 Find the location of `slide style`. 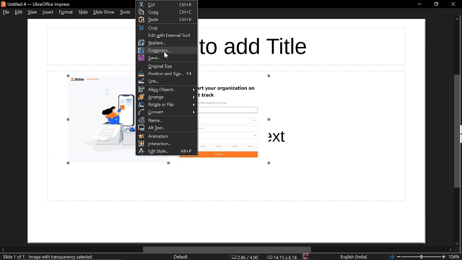

slide style is located at coordinates (181, 257).